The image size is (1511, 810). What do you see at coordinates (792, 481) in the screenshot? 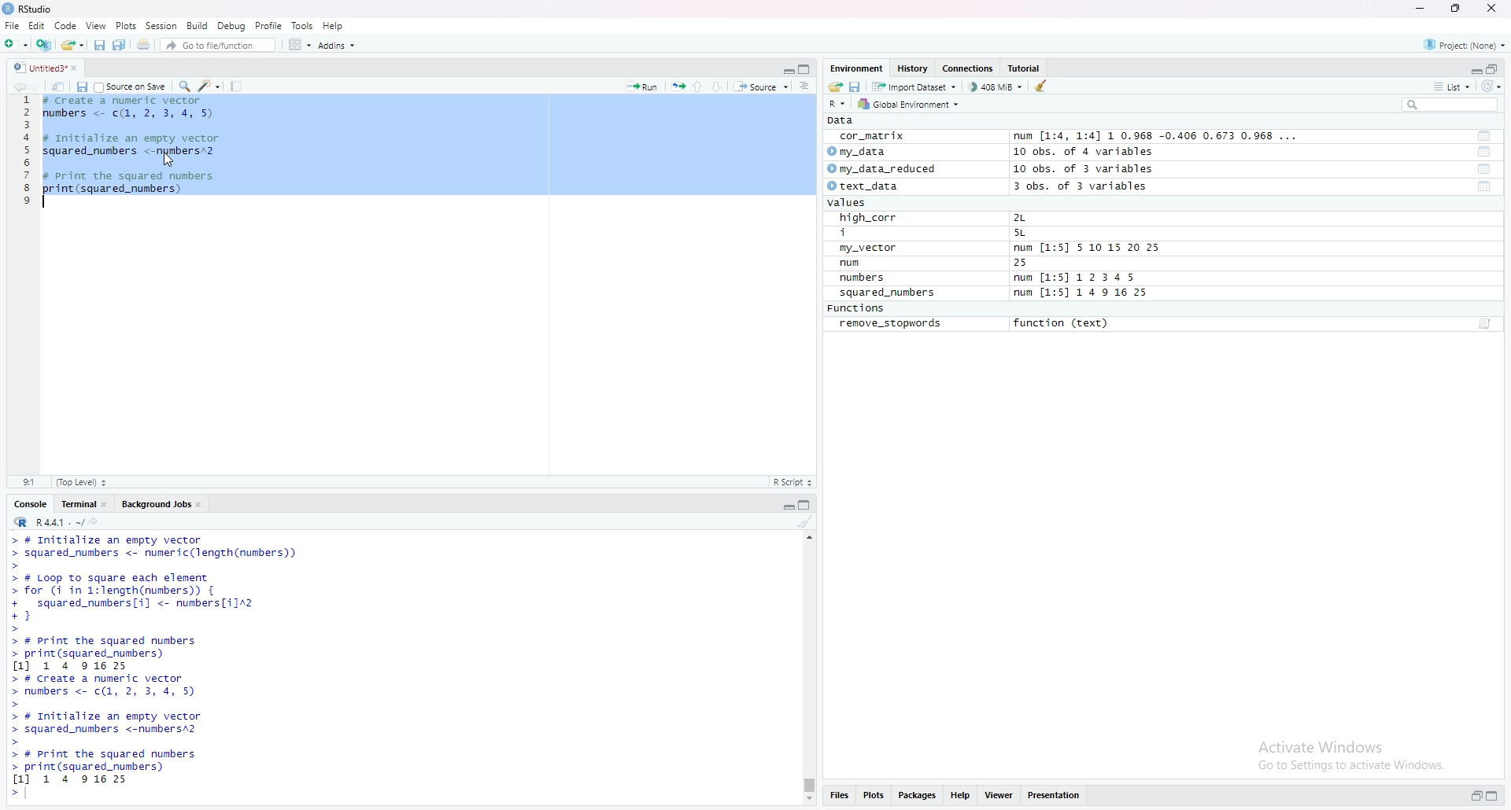
I see `R Script` at bounding box center [792, 481].